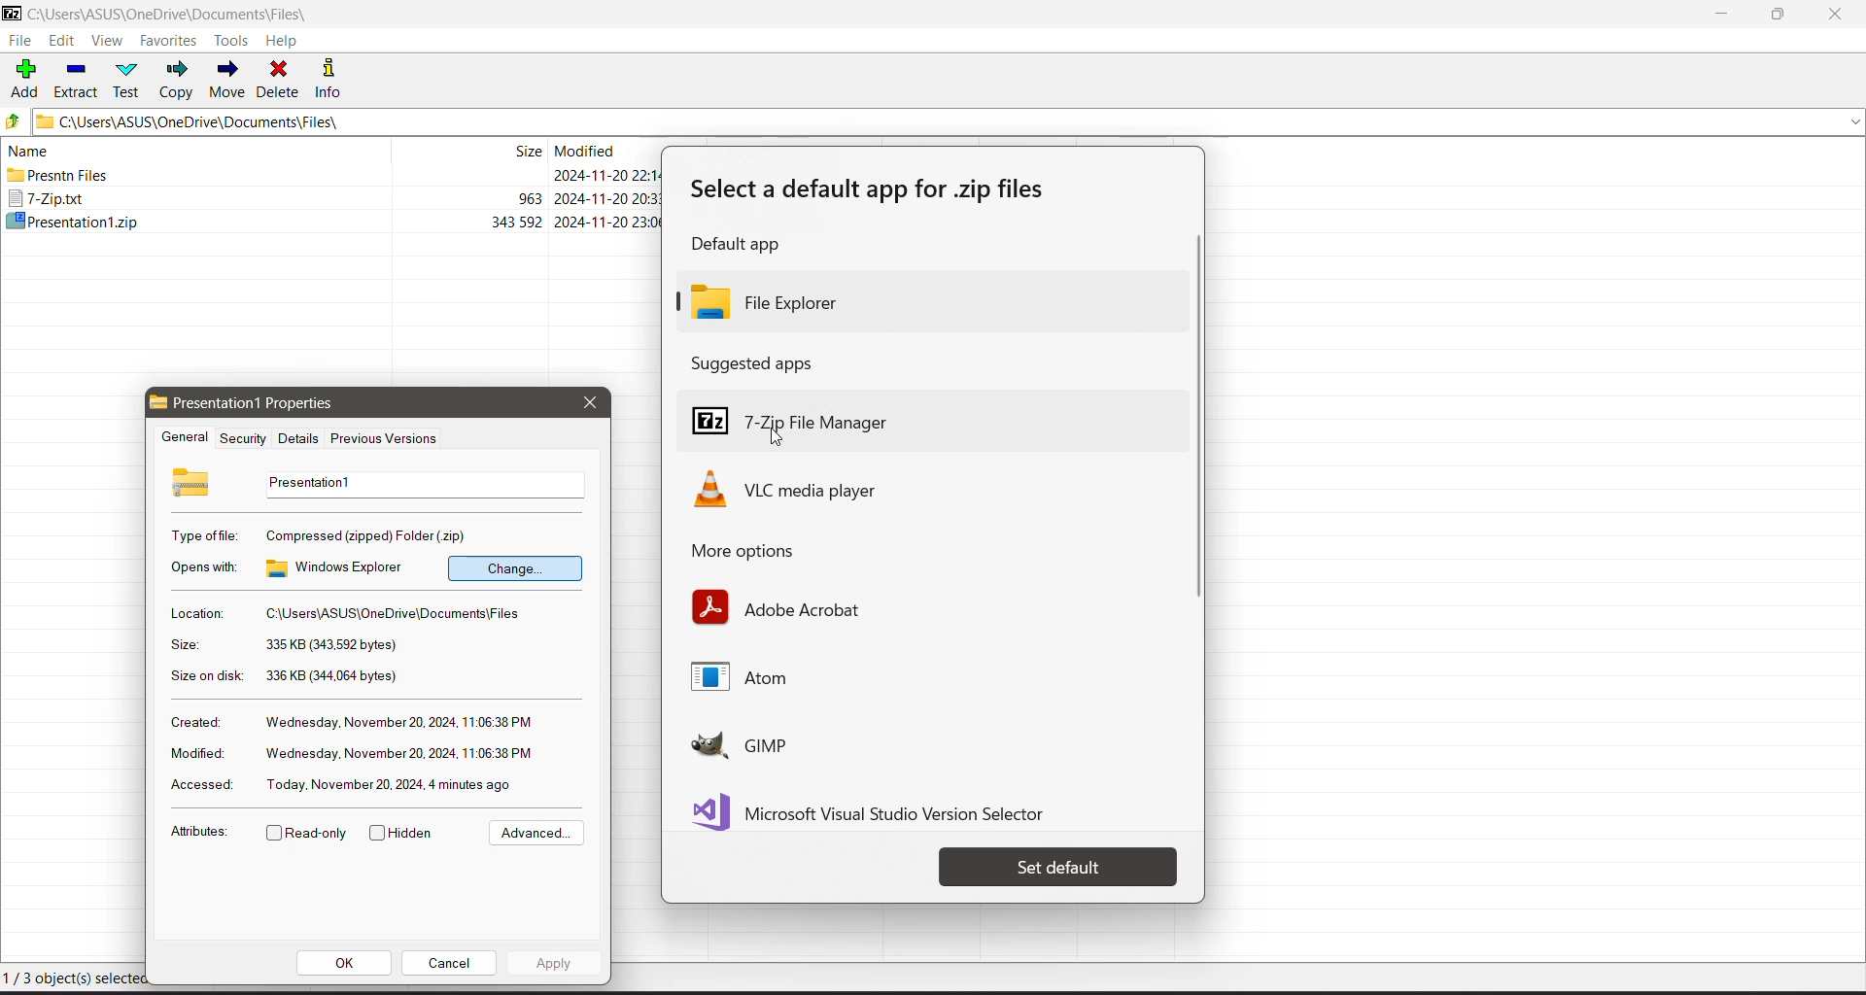  Describe the element at coordinates (392, 784) in the screenshot. I see `Accessed Day, Date, Year and time` at that location.